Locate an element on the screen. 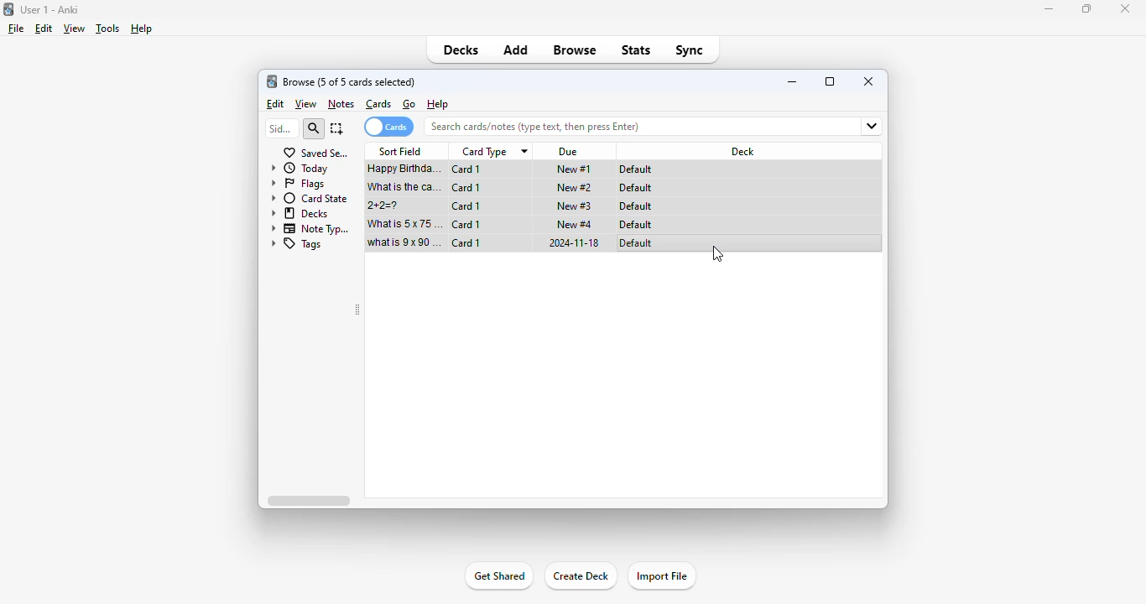 The width and height of the screenshot is (1146, 604). tags is located at coordinates (297, 244).